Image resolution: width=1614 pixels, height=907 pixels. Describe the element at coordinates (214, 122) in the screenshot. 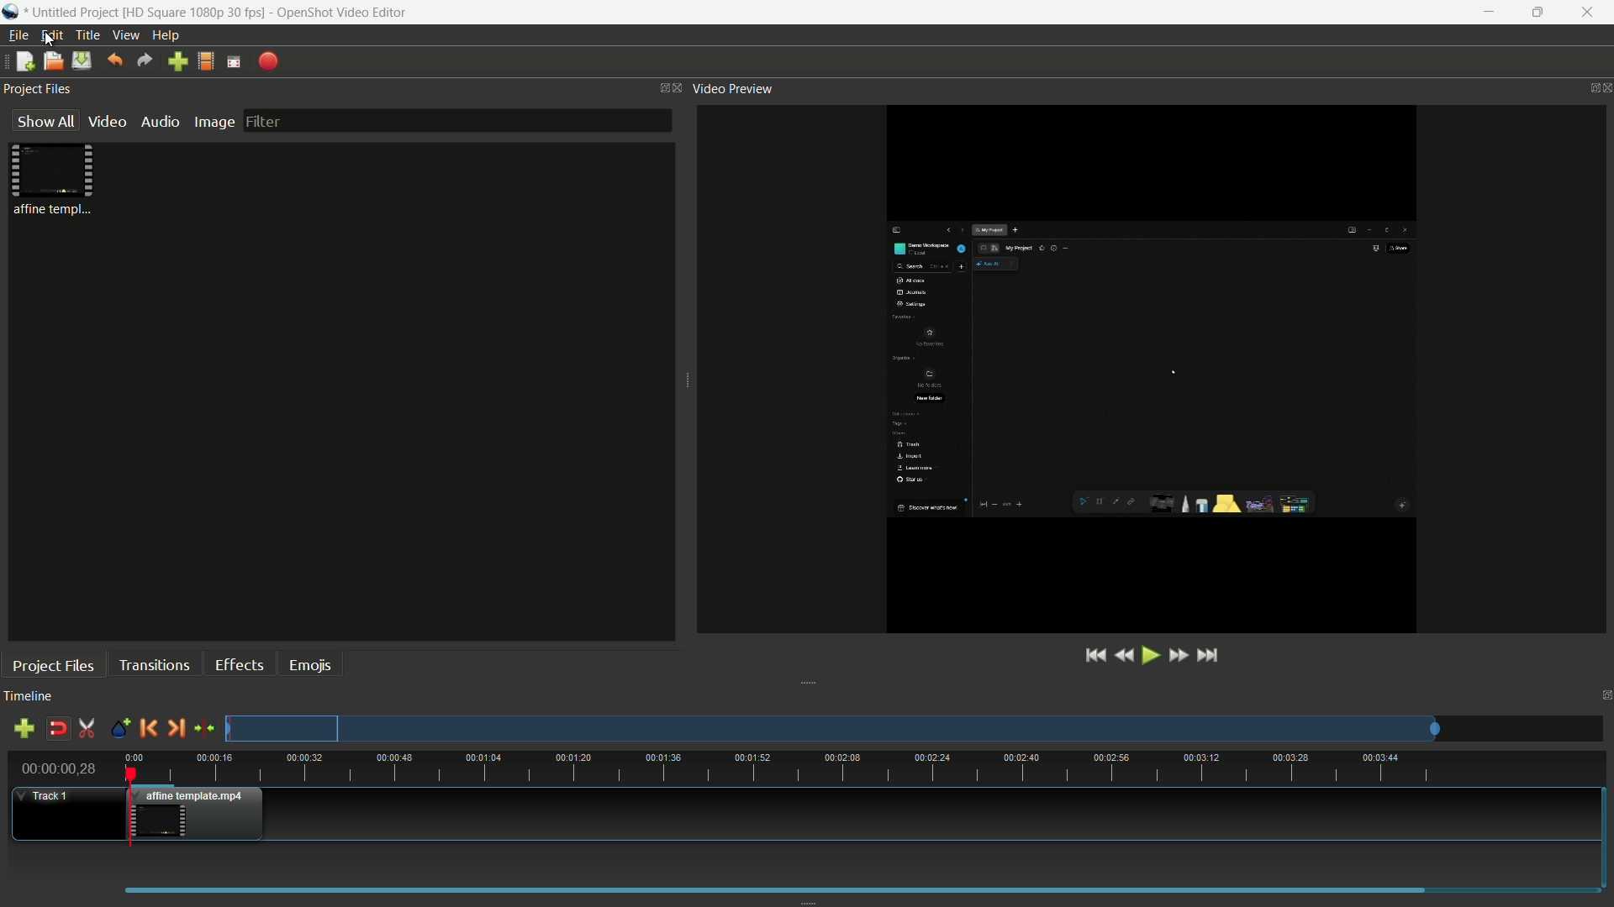

I see `image` at that location.